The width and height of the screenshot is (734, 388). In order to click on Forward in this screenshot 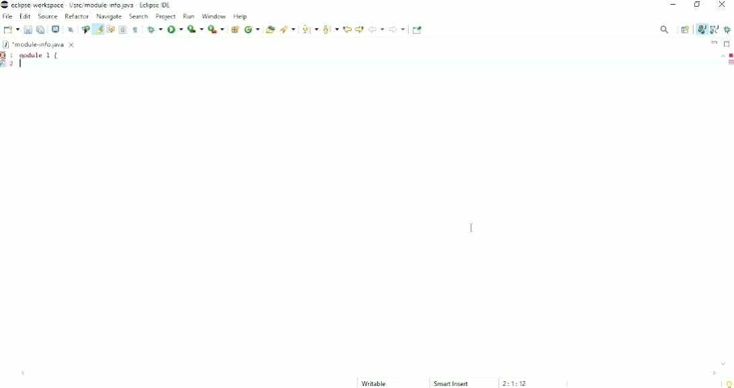, I will do `click(397, 30)`.